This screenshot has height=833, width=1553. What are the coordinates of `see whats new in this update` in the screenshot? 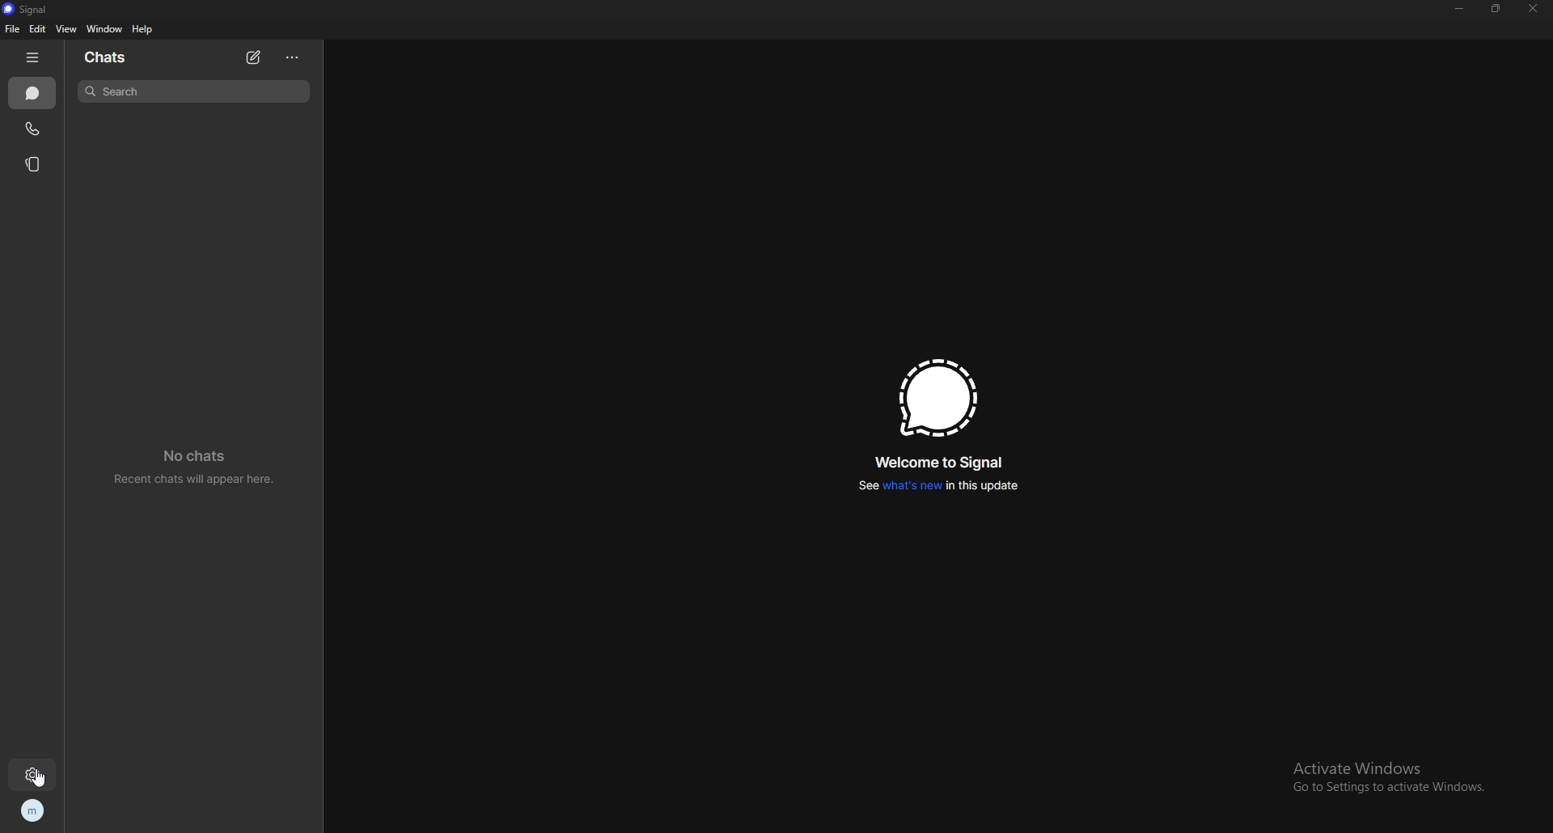 It's located at (937, 486).